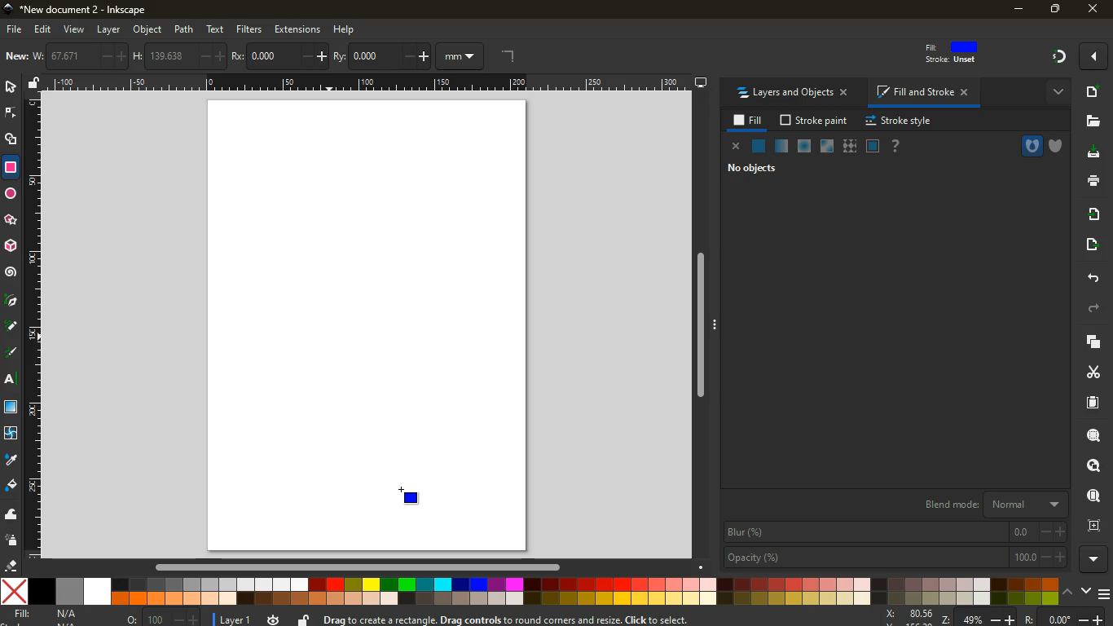  I want to click on frame, so click(1095, 527).